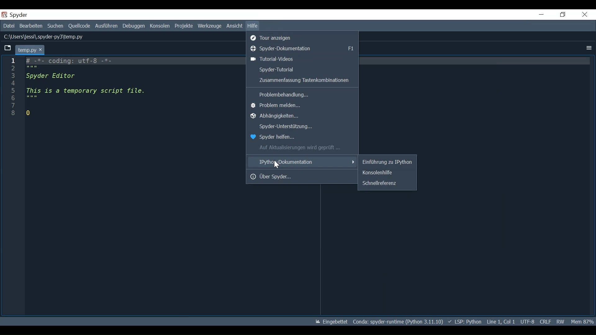  Describe the element at coordinates (302, 162) in the screenshot. I see `IPython documentation` at that location.